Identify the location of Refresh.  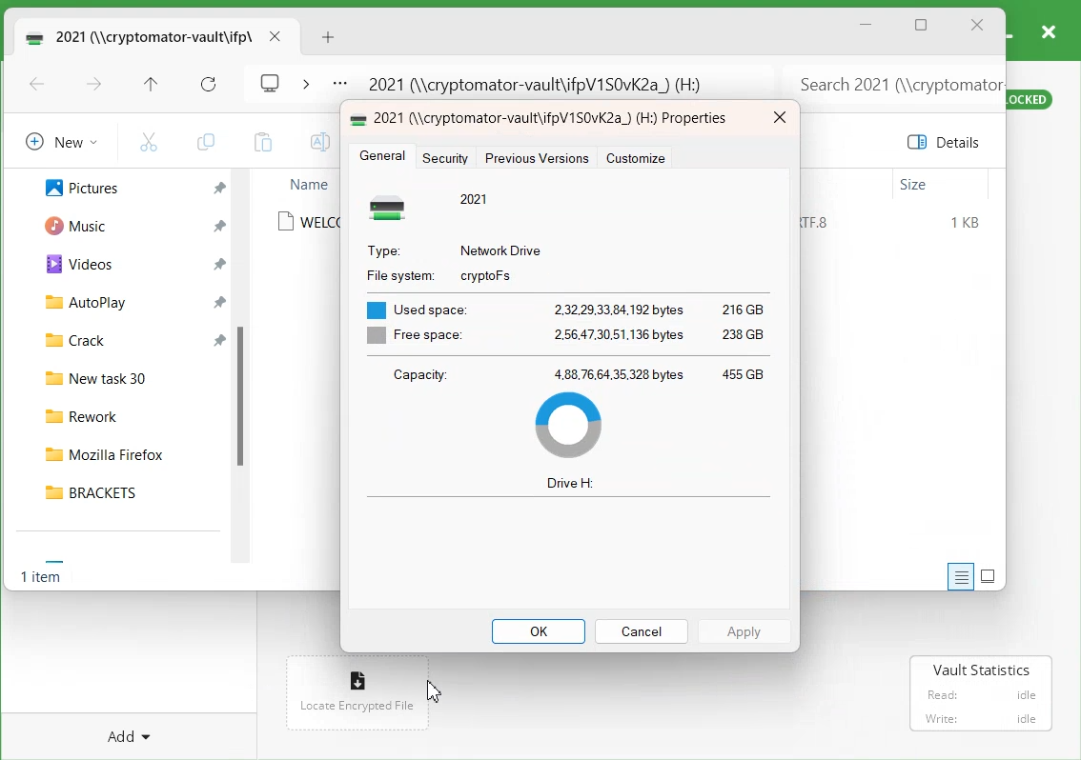
(209, 85).